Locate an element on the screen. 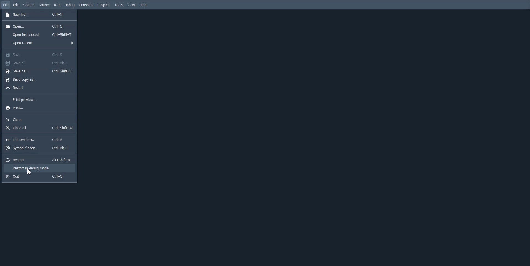  cursor is located at coordinates (29, 172).